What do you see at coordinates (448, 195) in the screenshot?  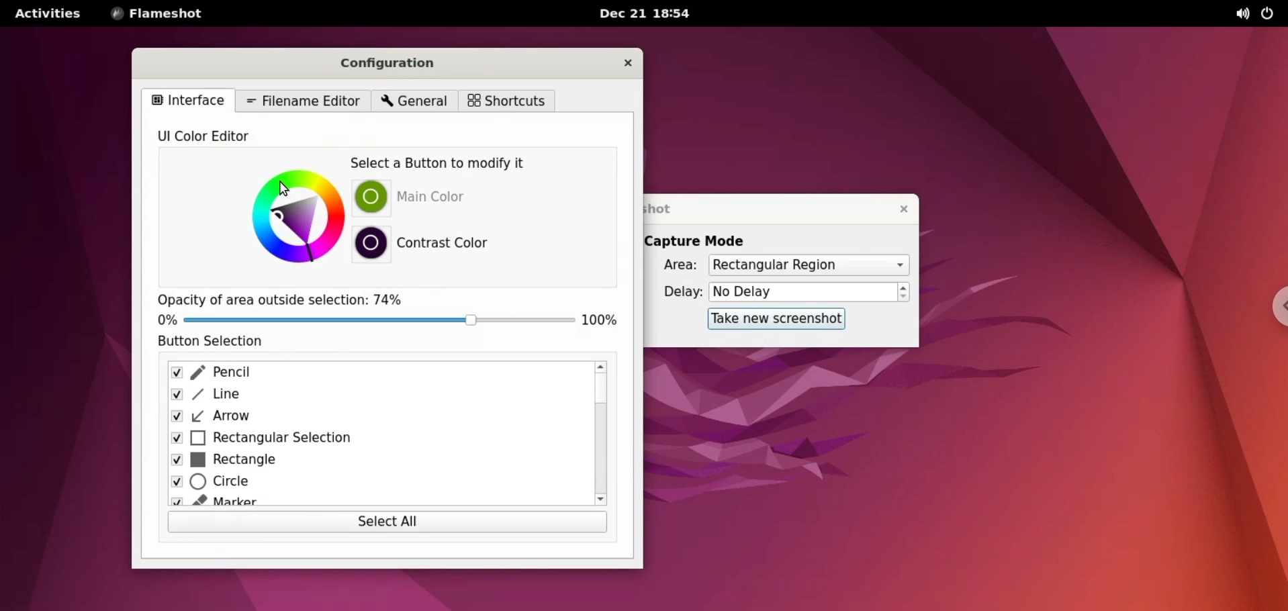 I see `main color` at bounding box center [448, 195].